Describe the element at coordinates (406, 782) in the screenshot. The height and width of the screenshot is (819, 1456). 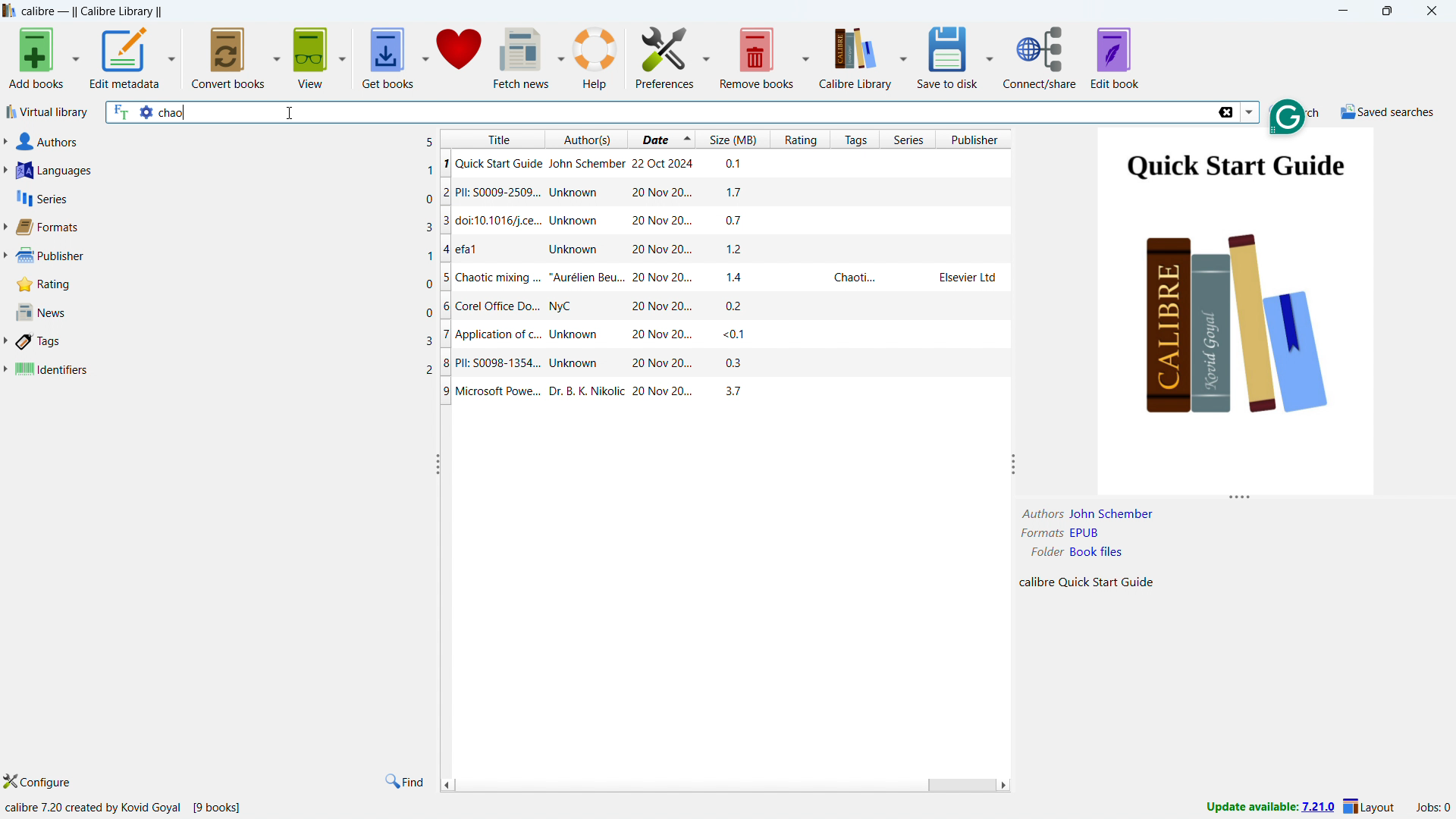
I see `find in tags` at that location.